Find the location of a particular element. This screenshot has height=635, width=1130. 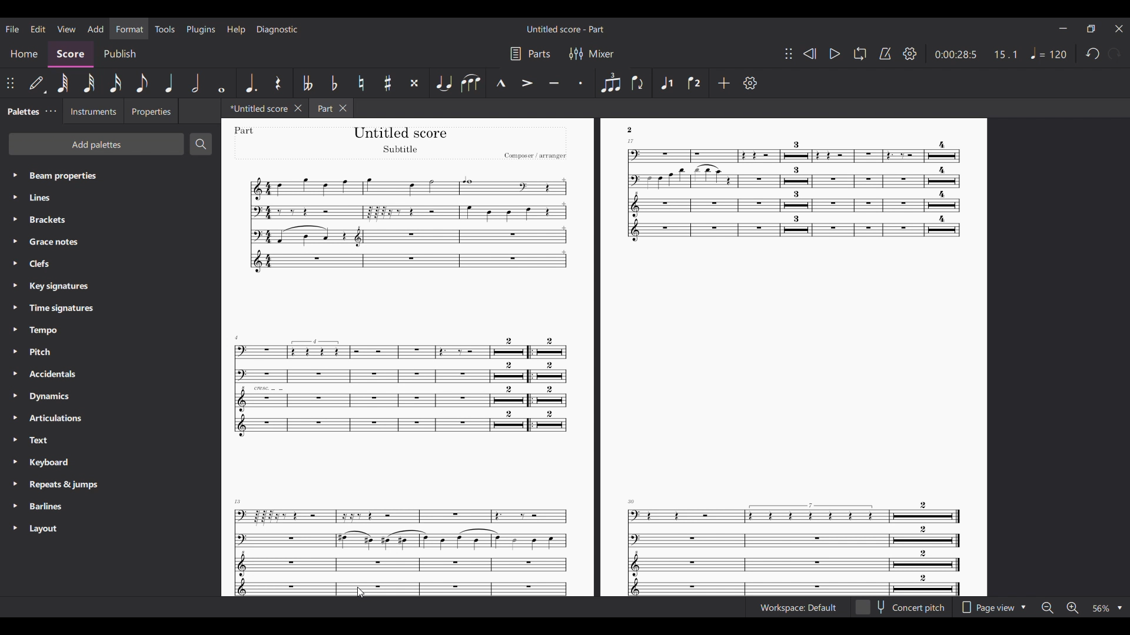

Augmentation dot is located at coordinates (250, 83).